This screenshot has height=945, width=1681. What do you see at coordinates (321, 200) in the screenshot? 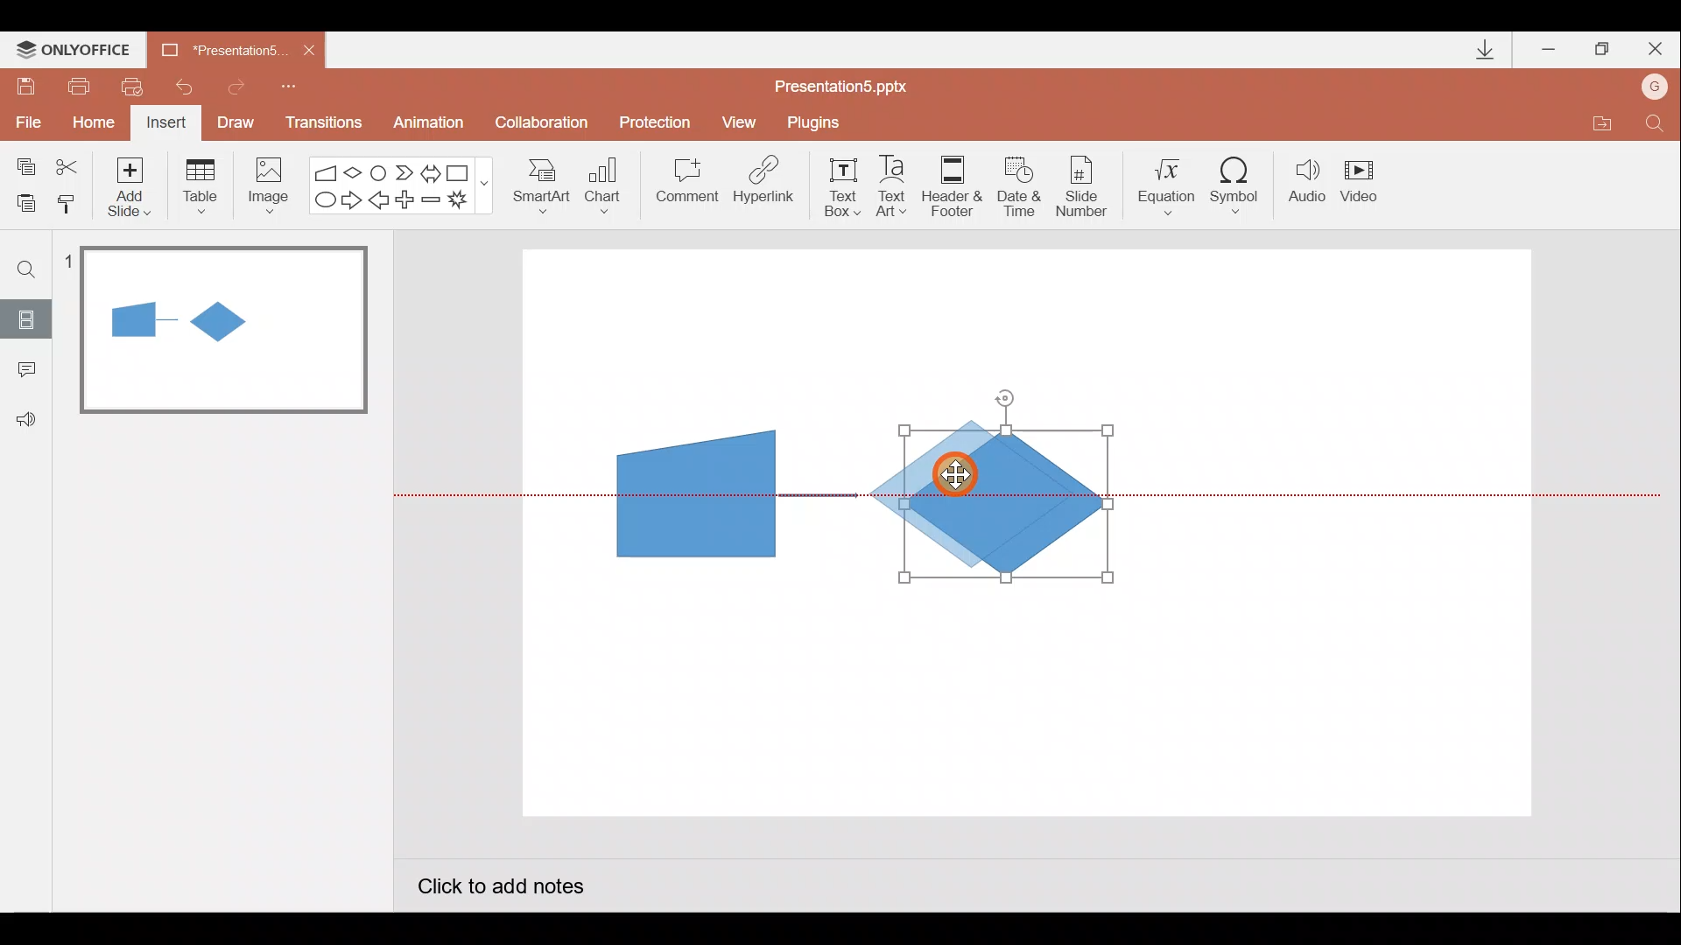
I see `Ellipse` at bounding box center [321, 200].